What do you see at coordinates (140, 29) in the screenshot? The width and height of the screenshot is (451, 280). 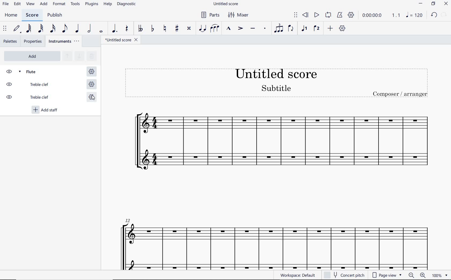 I see `TOGGLE DOUBLE-FLAT` at bounding box center [140, 29].